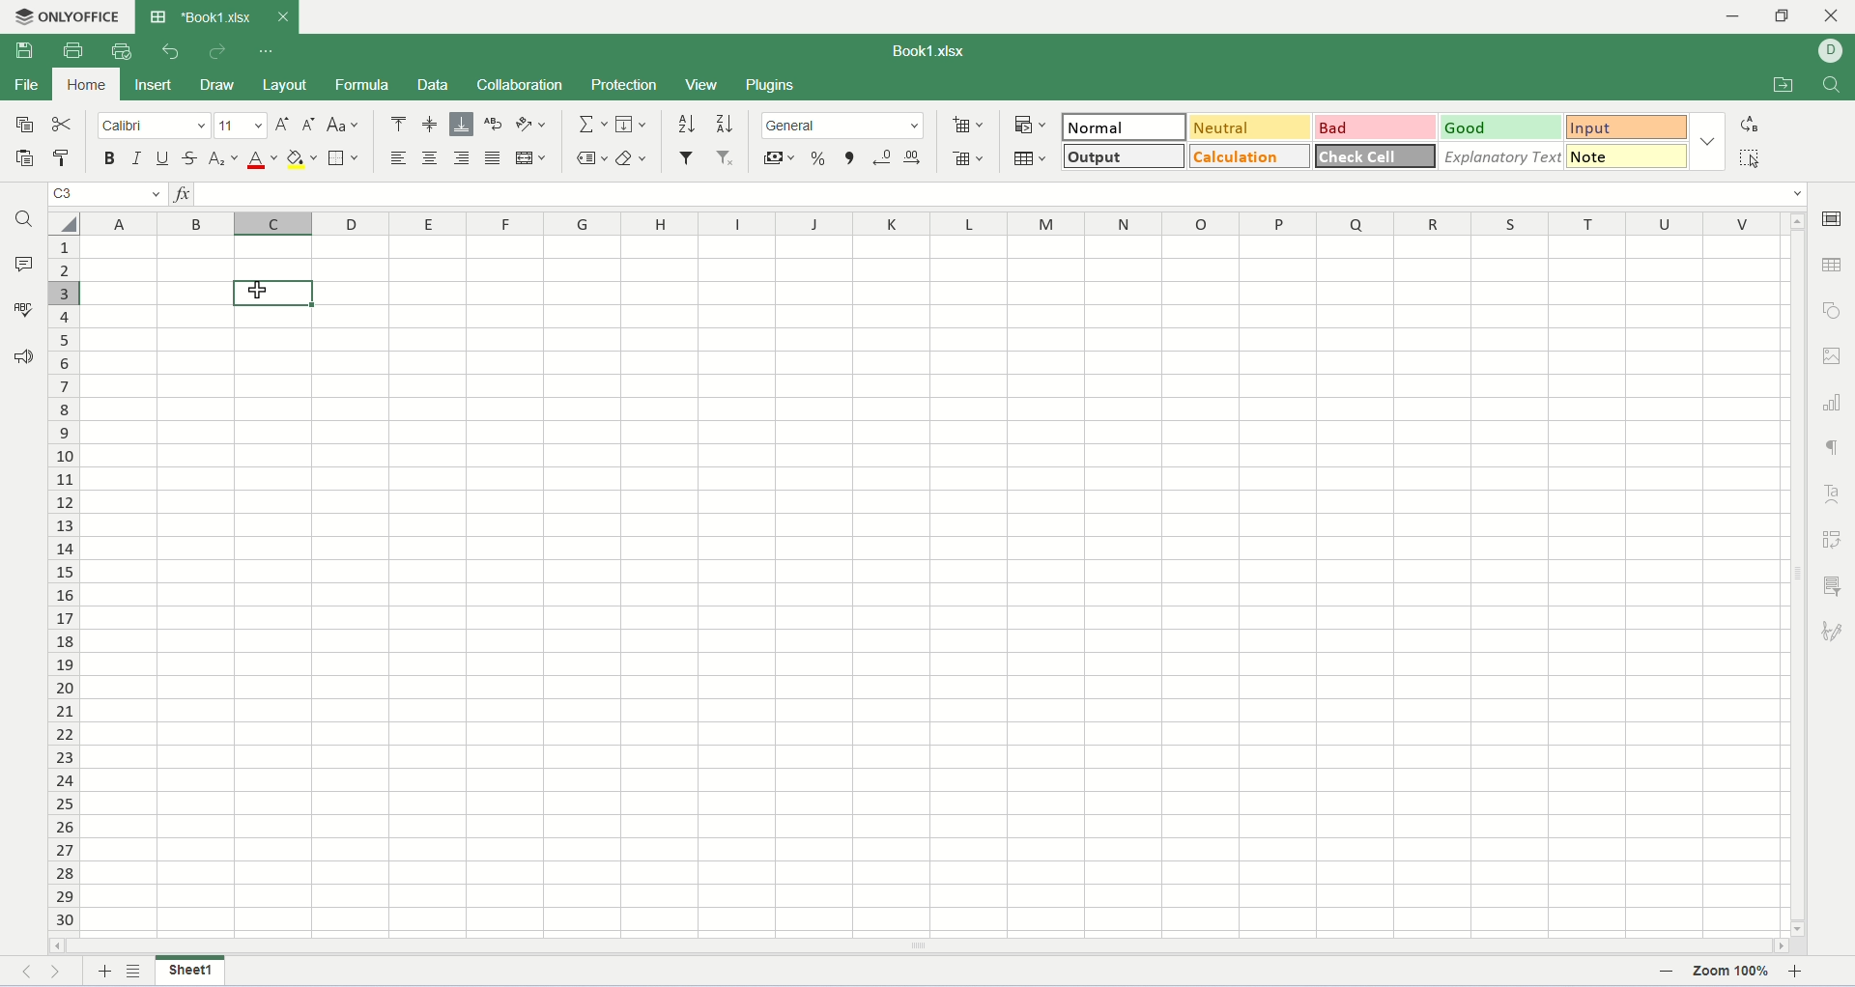 The height and width of the screenshot is (987, 1855). I want to click on italic, so click(135, 160).